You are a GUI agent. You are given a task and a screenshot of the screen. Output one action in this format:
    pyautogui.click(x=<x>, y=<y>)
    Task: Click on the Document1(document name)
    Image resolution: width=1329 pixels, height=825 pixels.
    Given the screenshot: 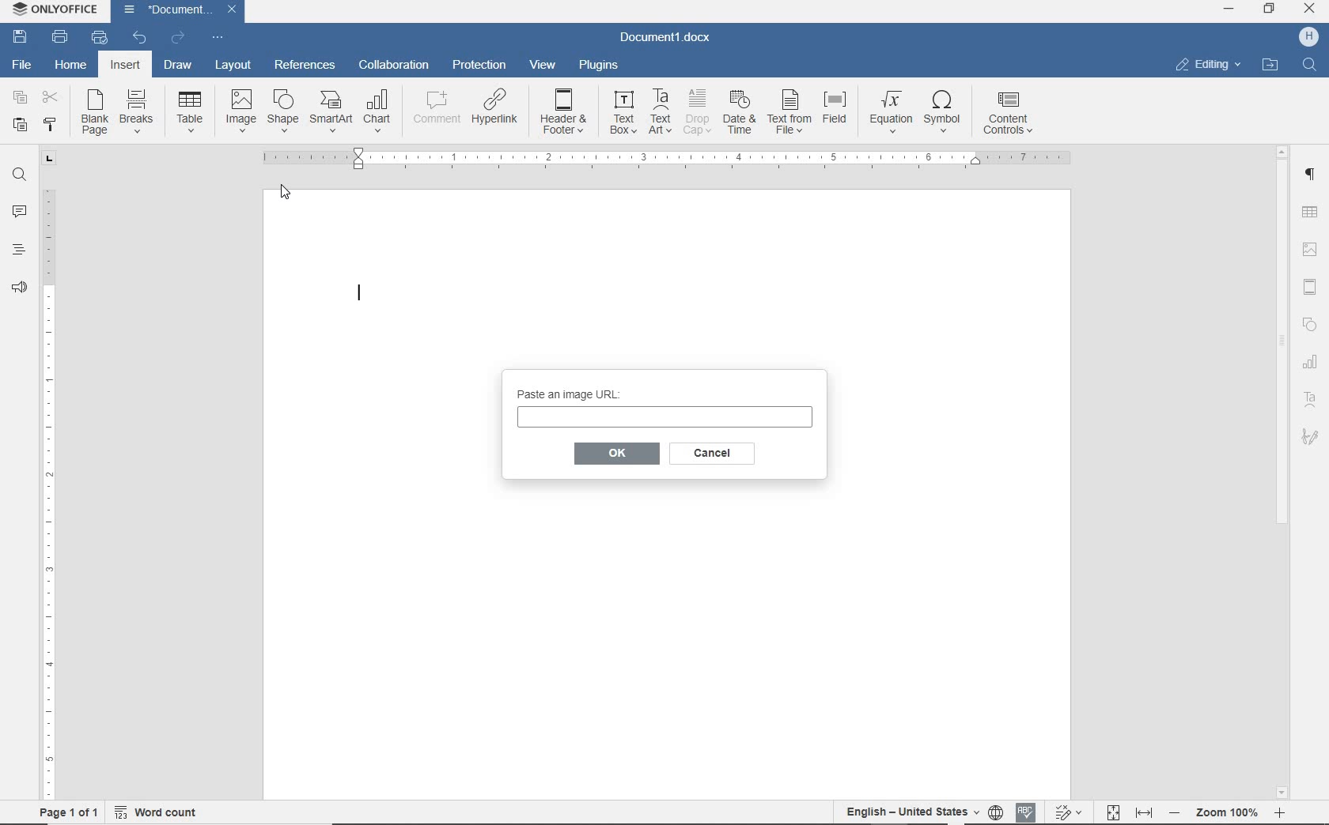 What is the action you would take?
    pyautogui.click(x=182, y=10)
    